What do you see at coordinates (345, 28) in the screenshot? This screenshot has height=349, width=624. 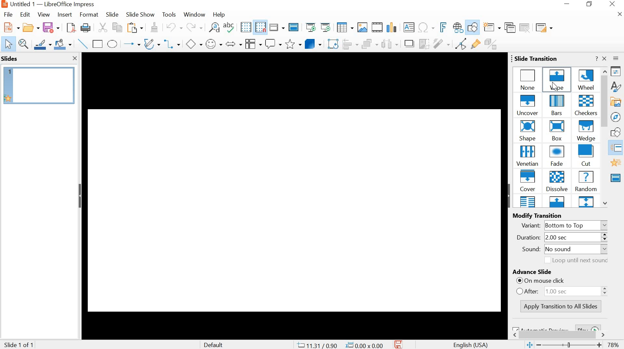 I see `Table` at bounding box center [345, 28].